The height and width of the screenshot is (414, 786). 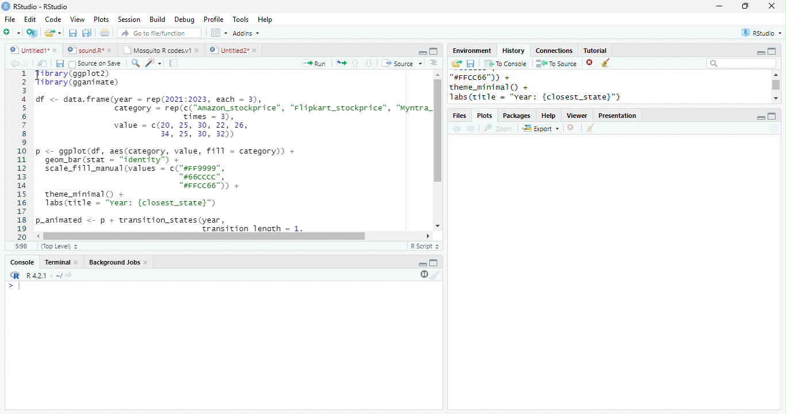 I want to click on options, so click(x=218, y=33).